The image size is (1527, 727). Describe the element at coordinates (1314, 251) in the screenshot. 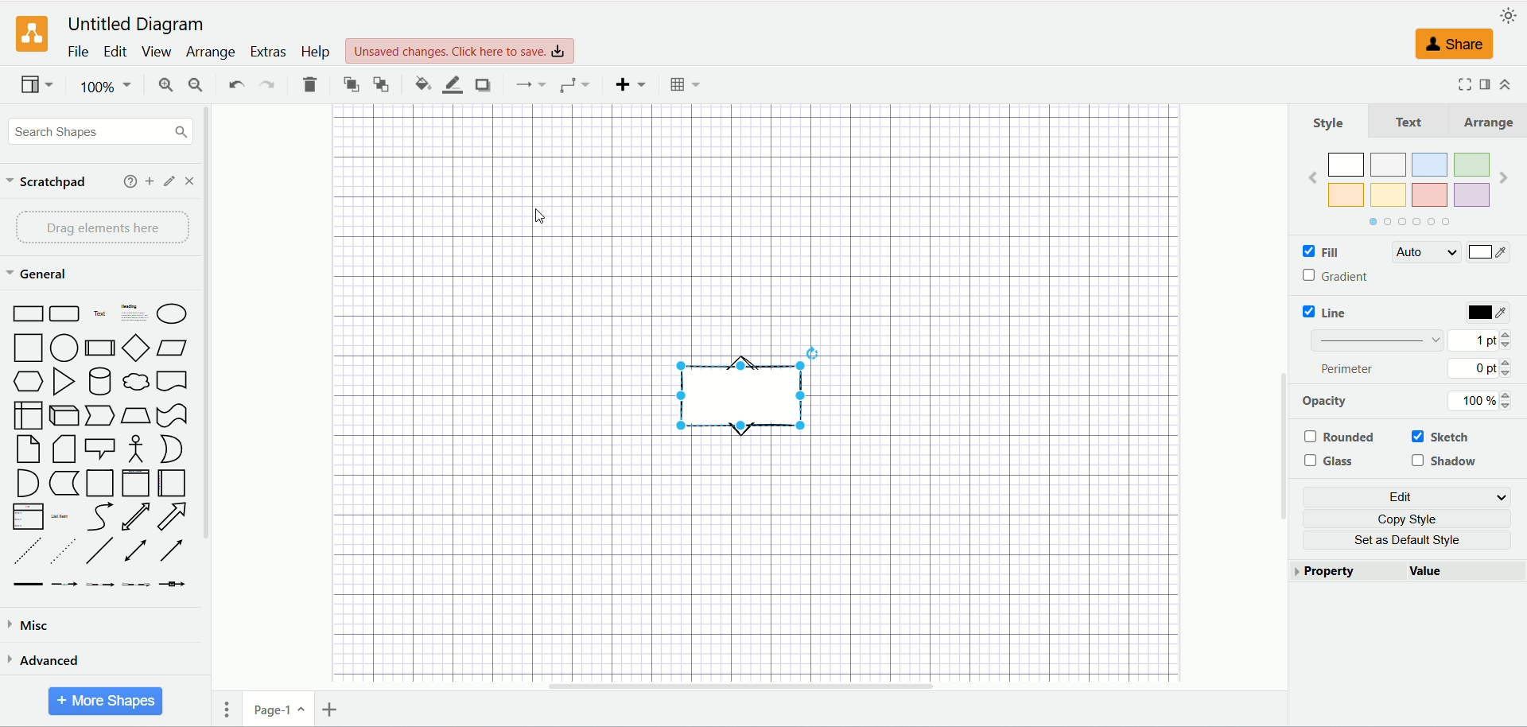

I see `fill` at that location.